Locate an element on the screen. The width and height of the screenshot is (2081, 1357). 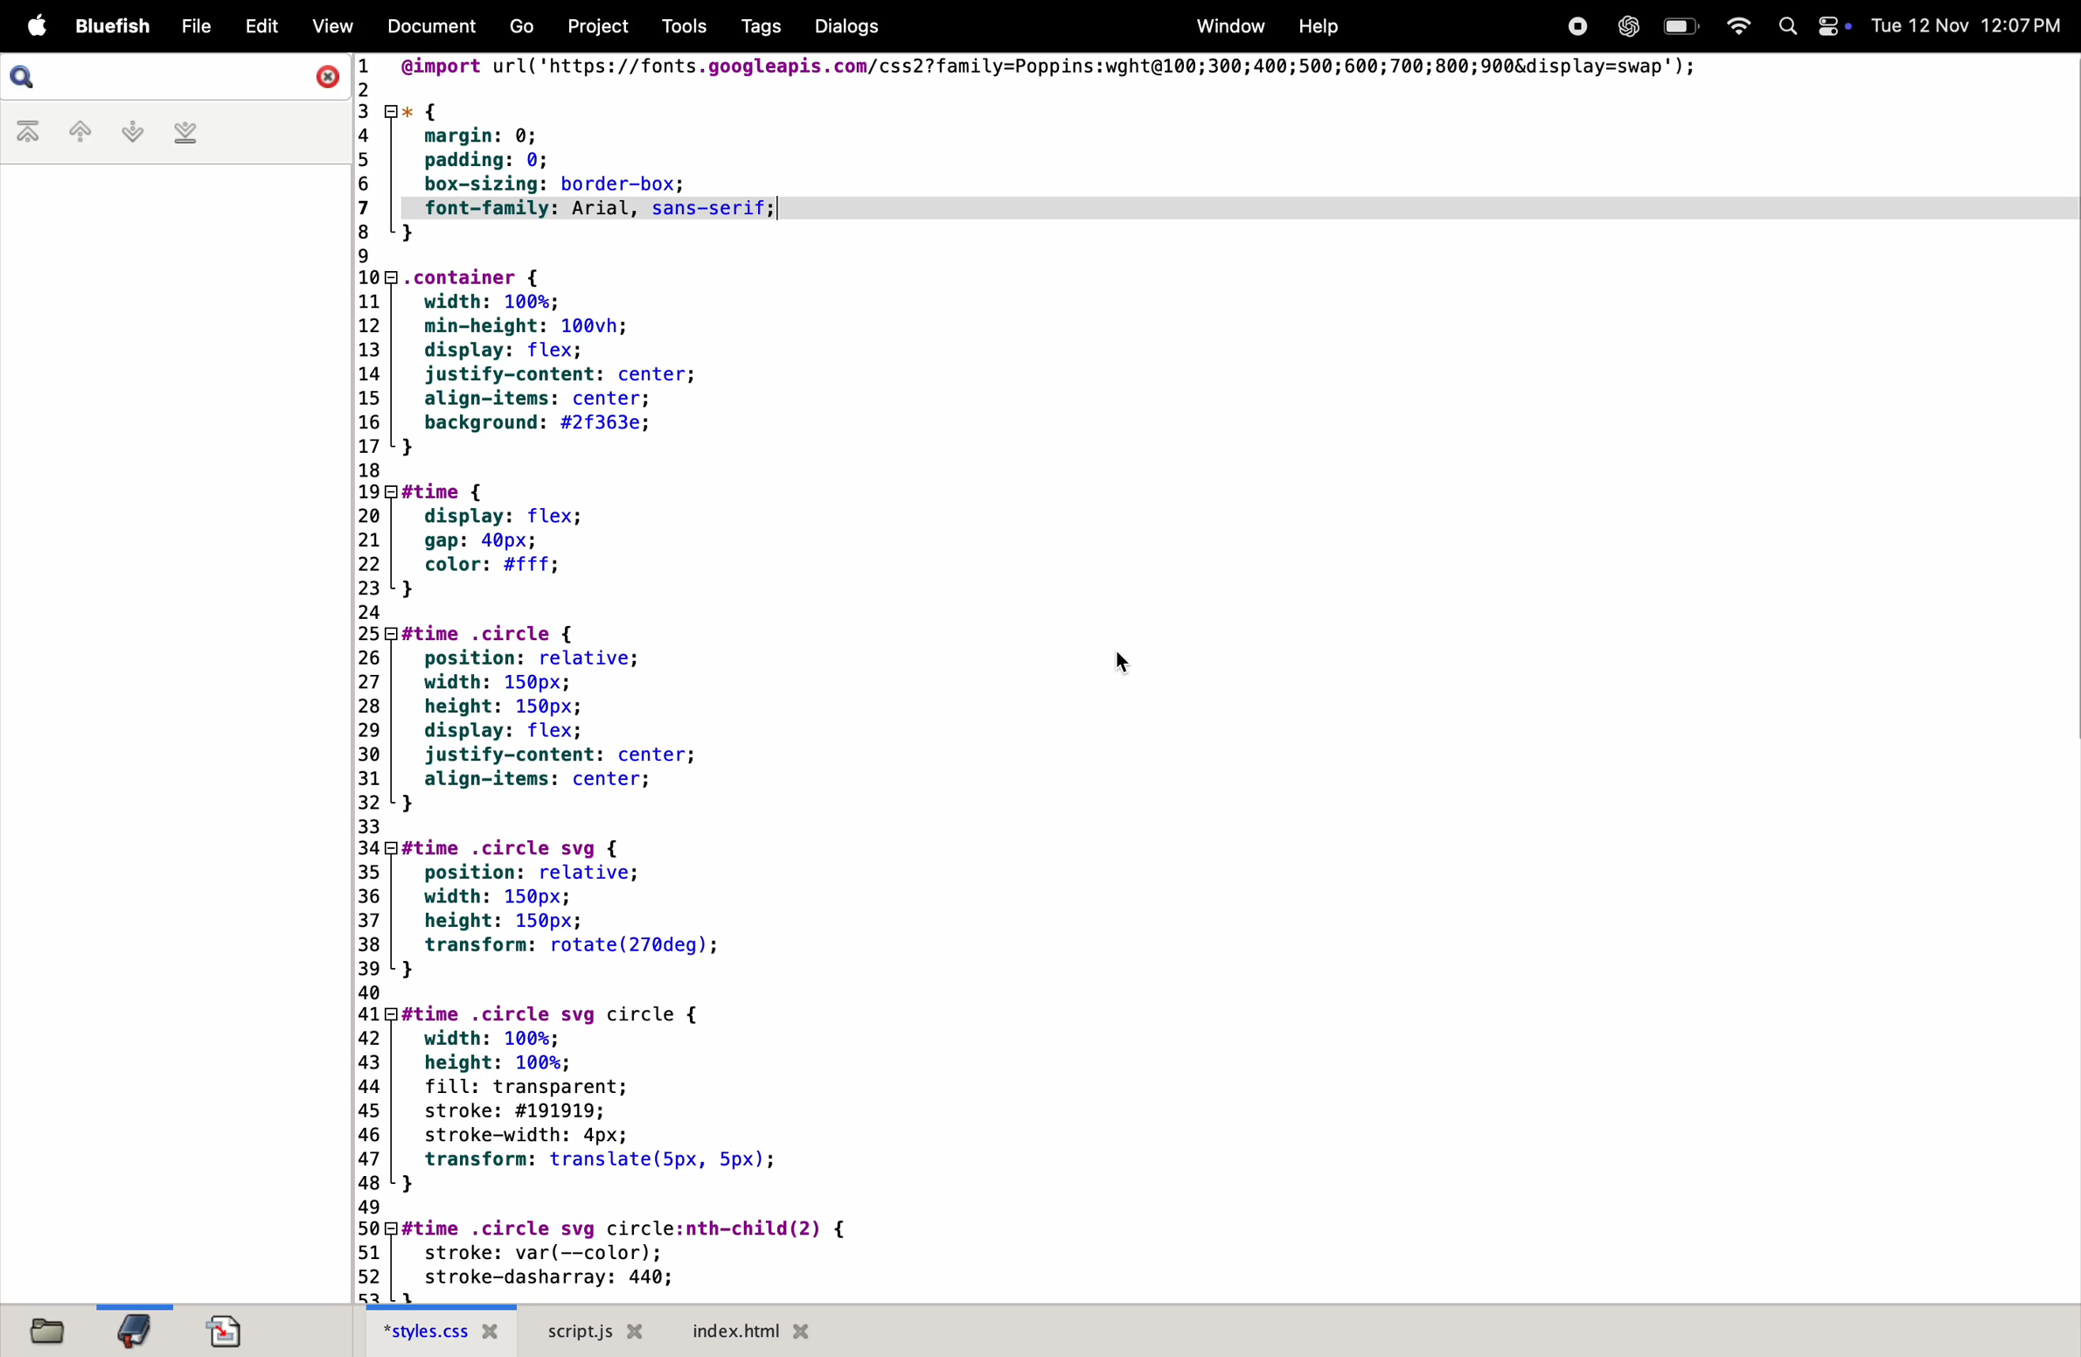
last bookmark is located at coordinates (185, 135).